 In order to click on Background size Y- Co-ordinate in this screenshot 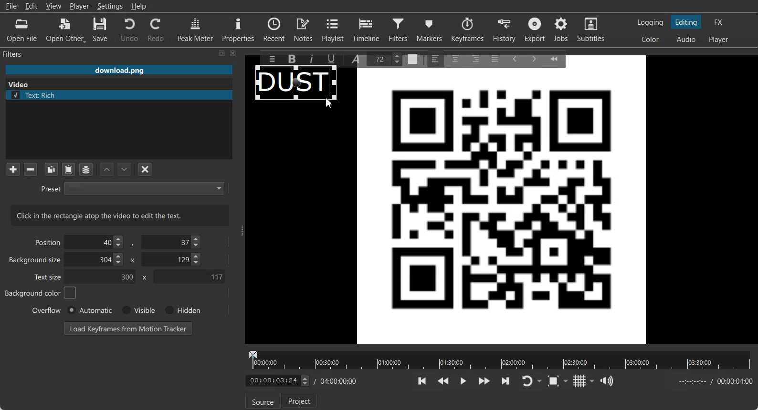, I will do `click(172, 260)`.